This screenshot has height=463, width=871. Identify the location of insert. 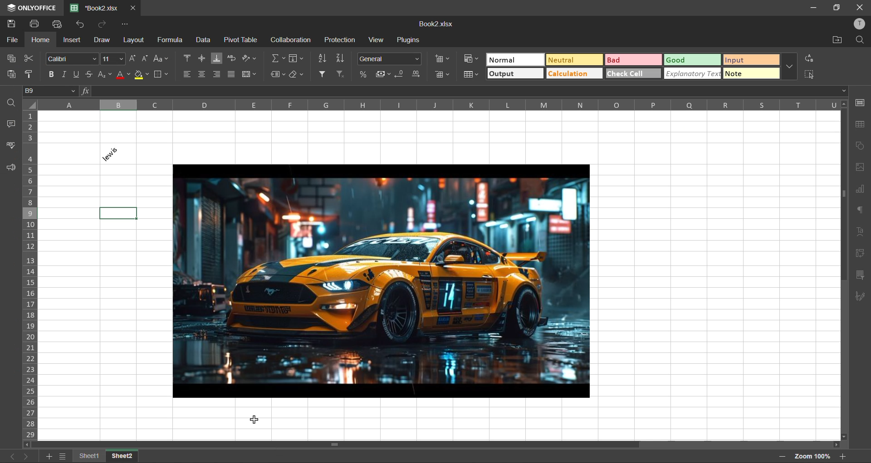
(73, 41).